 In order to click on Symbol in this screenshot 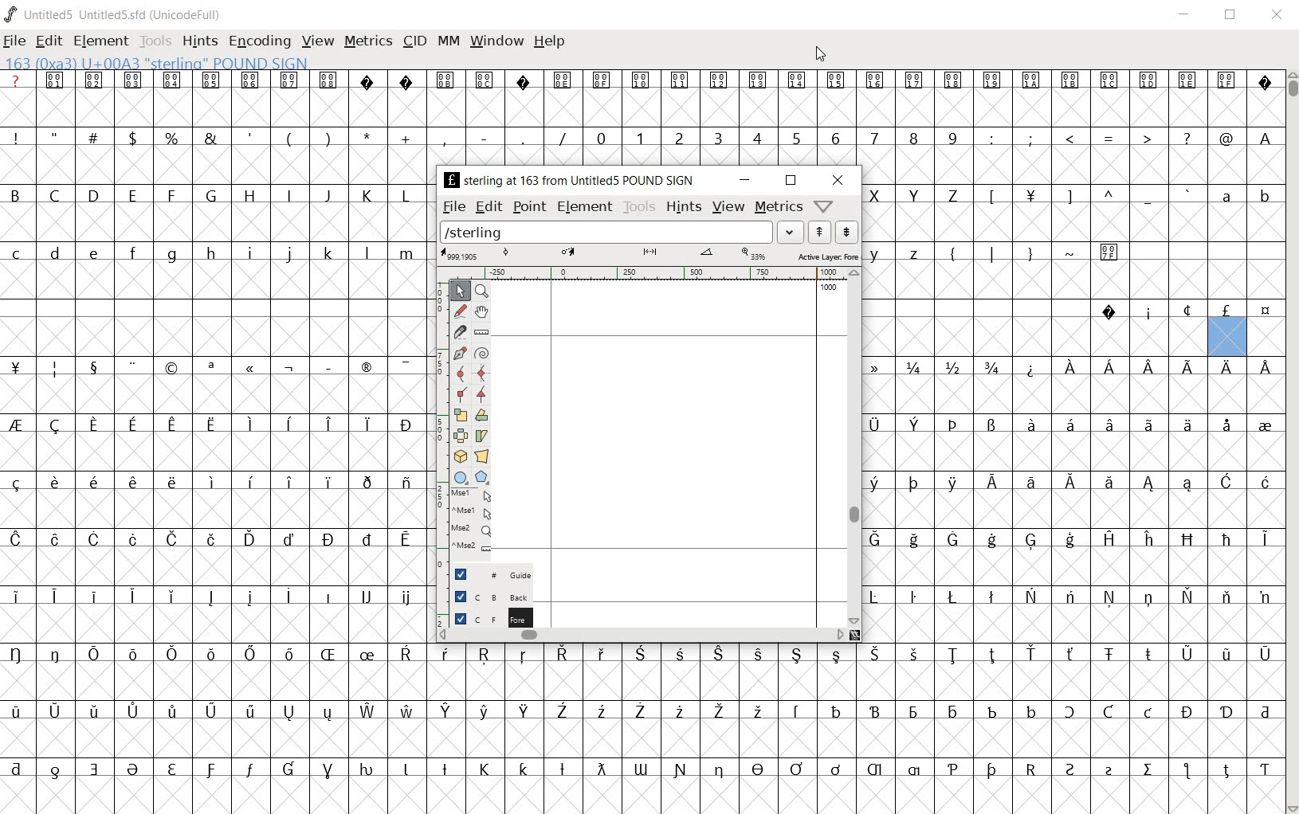, I will do `click(56, 654)`.